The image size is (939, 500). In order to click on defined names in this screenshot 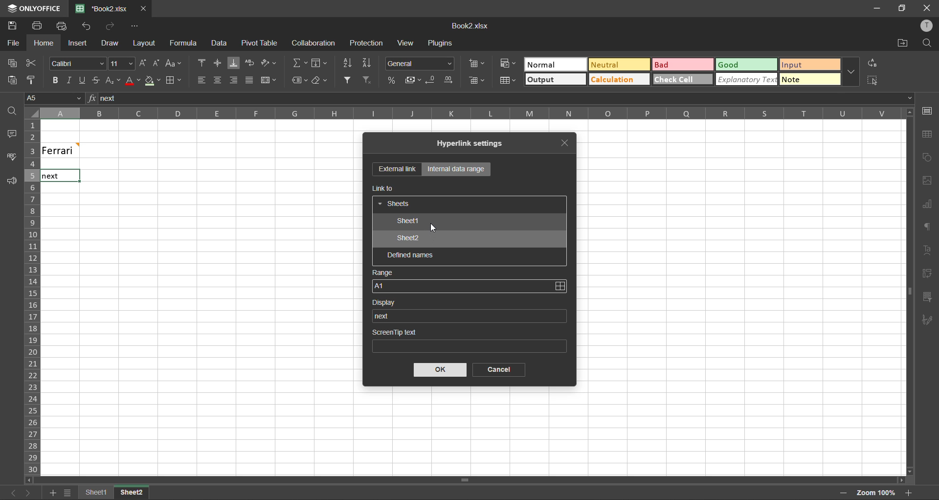, I will do `click(411, 256)`.